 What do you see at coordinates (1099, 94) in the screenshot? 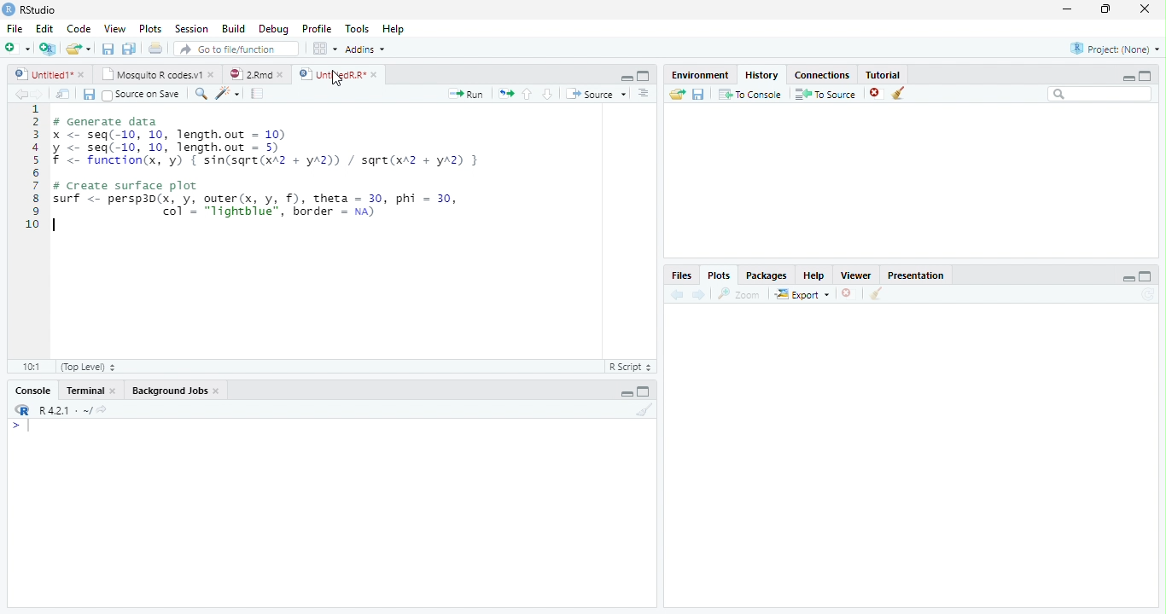
I see `Search bar` at bounding box center [1099, 94].